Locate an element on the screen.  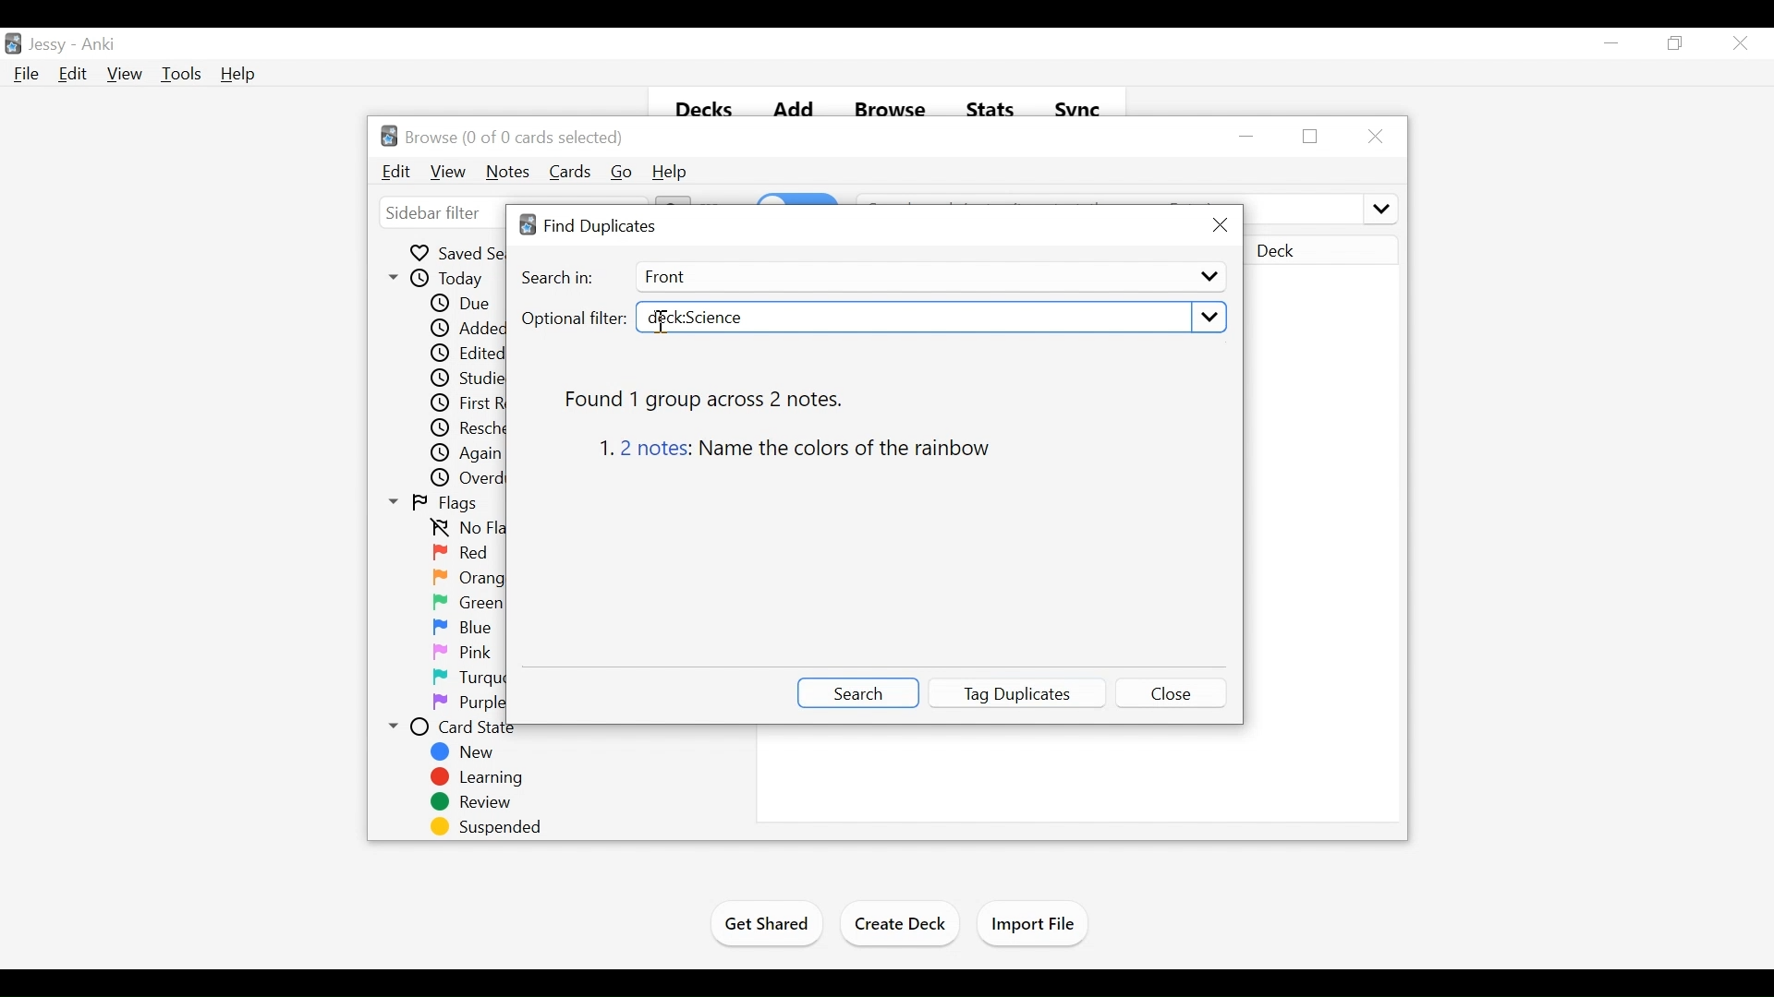
Front is located at coordinates (928, 277).